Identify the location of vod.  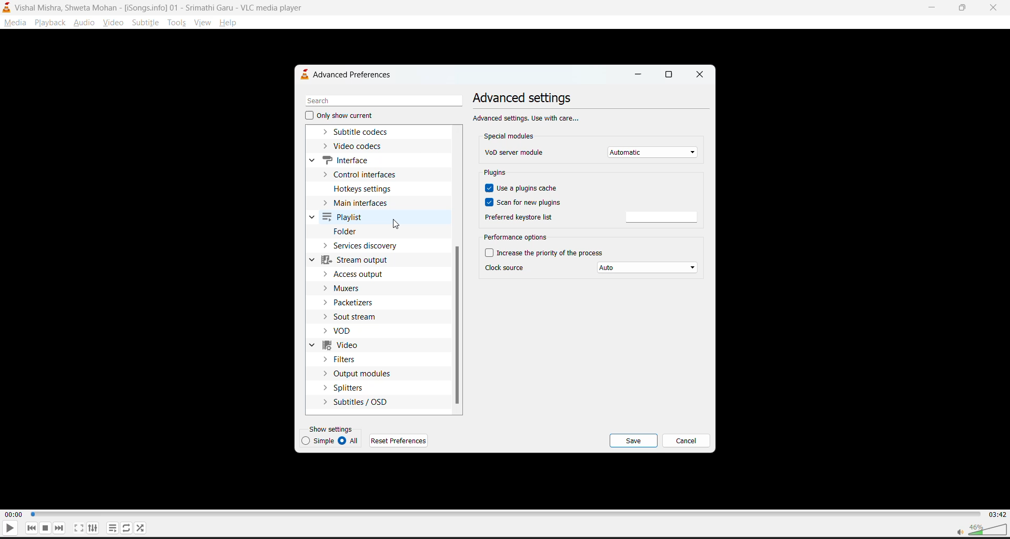
(344, 331).